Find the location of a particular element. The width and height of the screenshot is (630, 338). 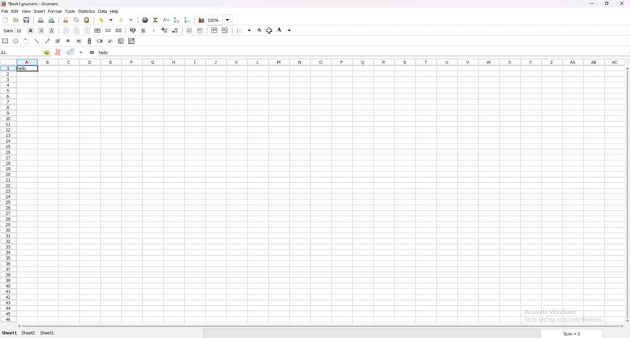

radio button is located at coordinates (68, 41).